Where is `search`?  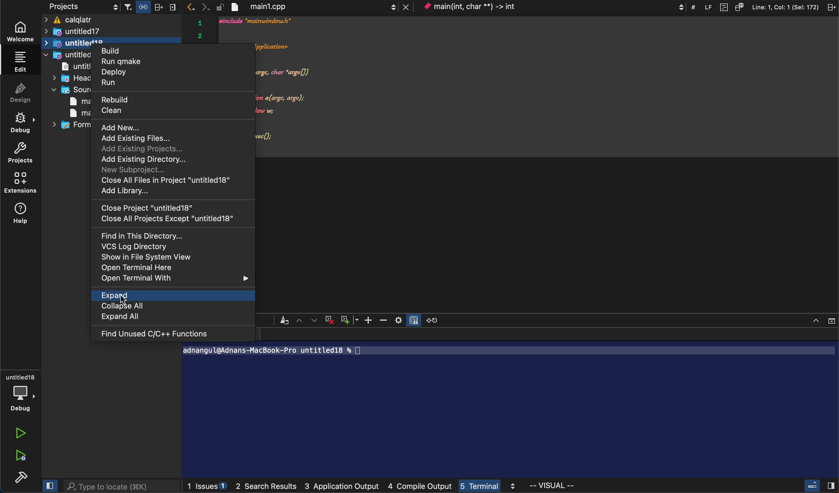 search is located at coordinates (120, 485).